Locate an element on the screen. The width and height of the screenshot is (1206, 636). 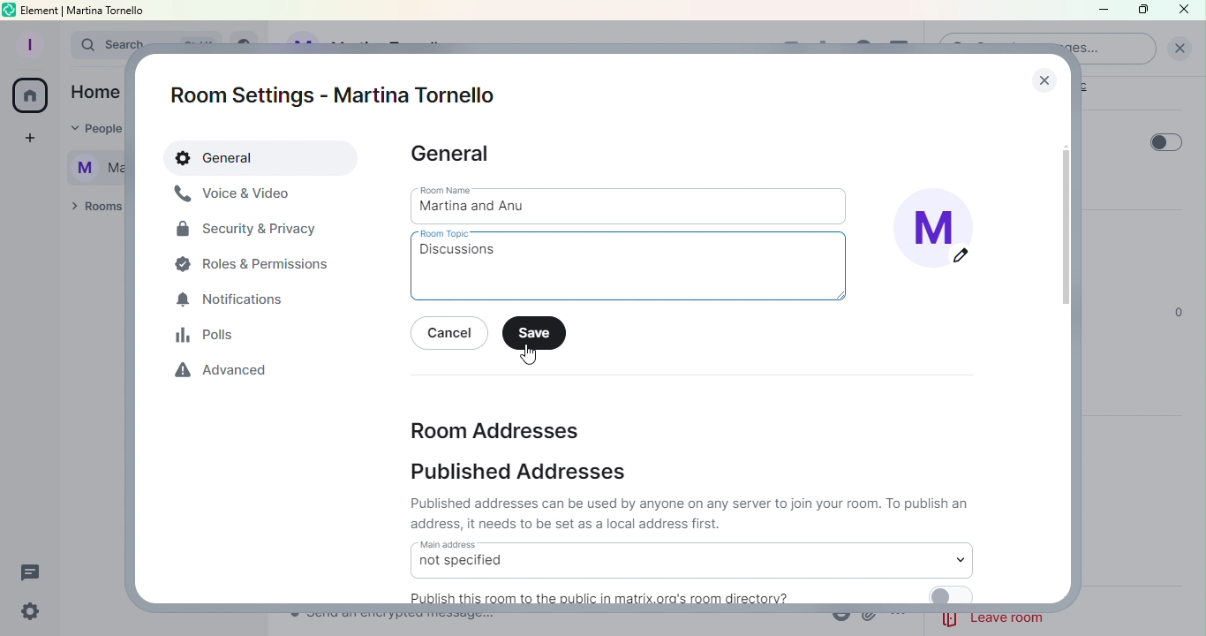
General is located at coordinates (453, 155).